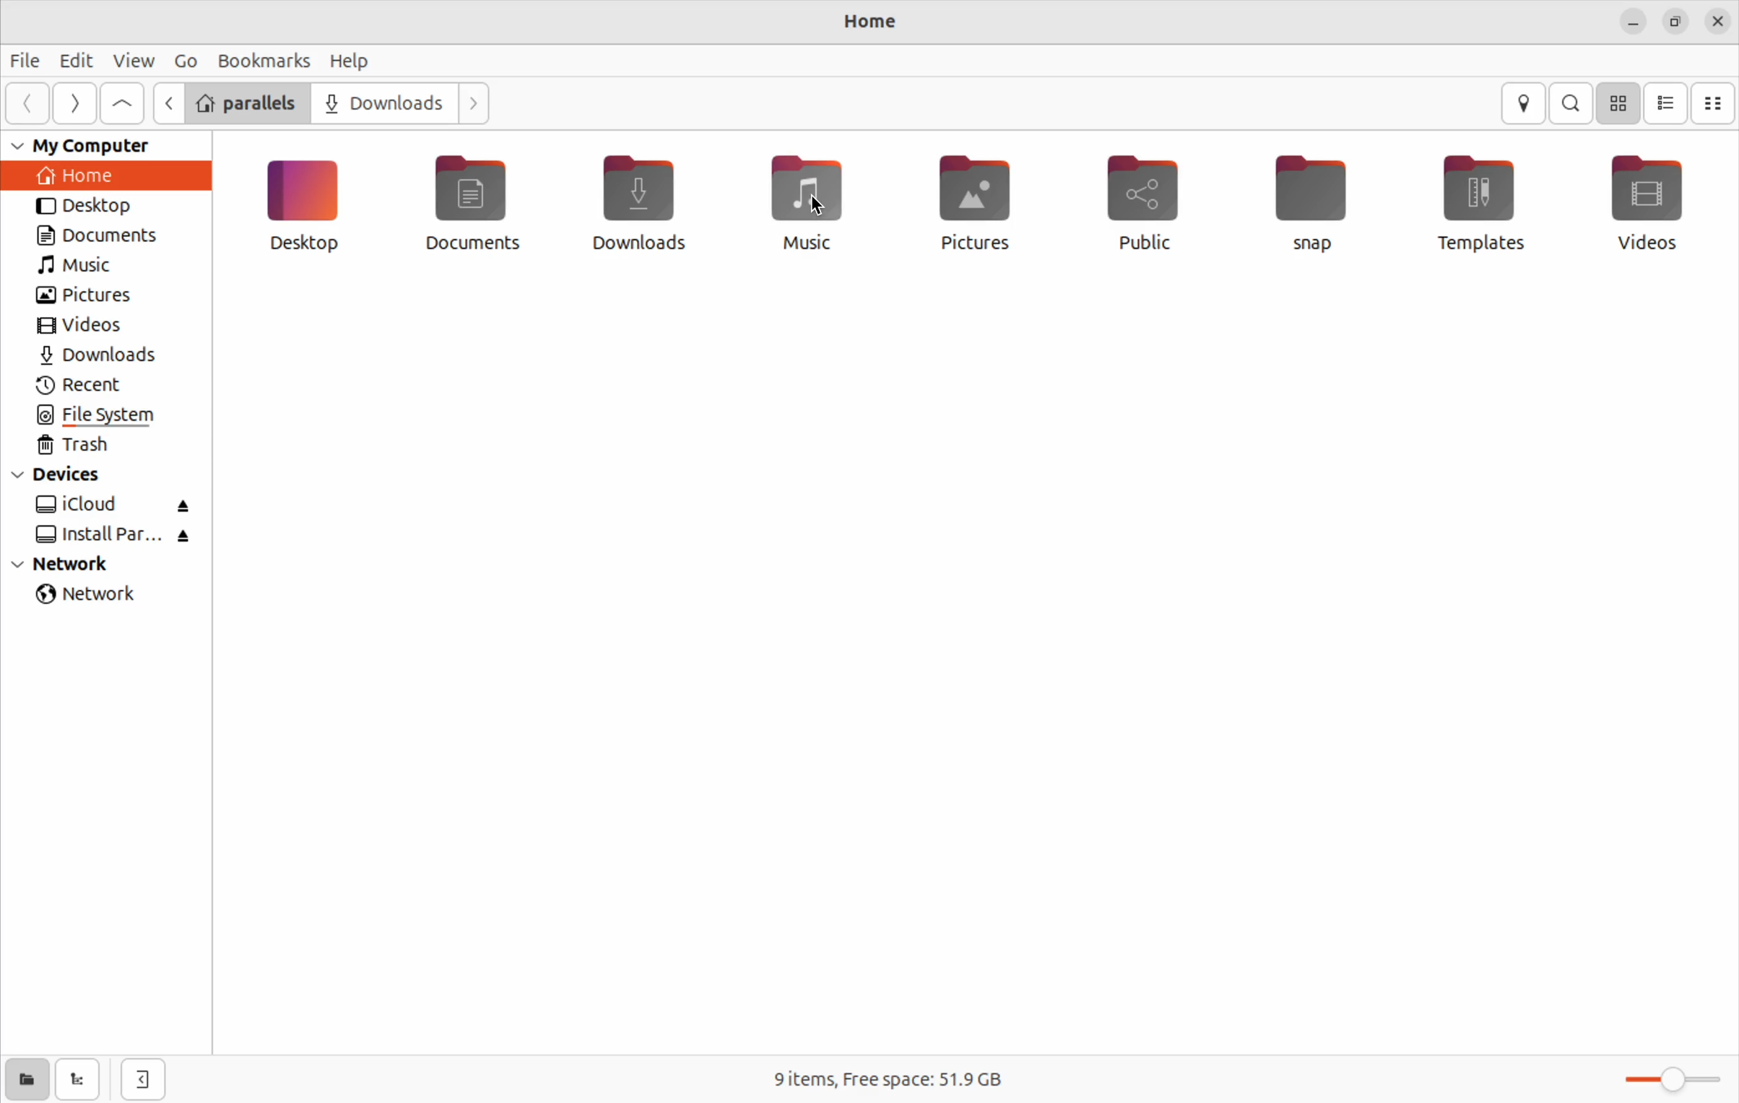 Image resolution: width=1739 pixels, height=1103 pixels. I want to click on Desktop, so click(307, 215).